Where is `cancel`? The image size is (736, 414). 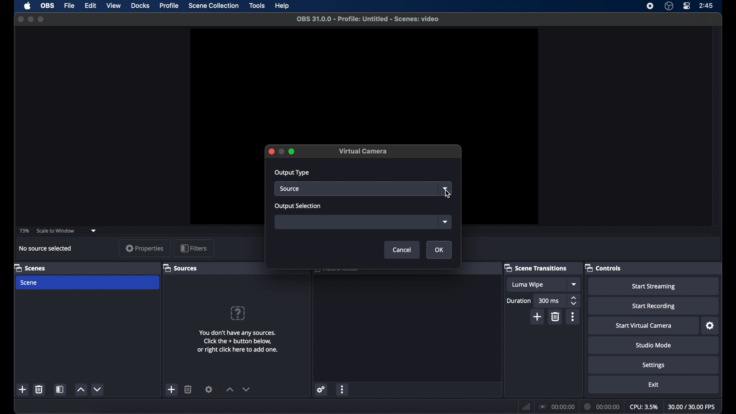
cancel is located at coordinates (402, 250).